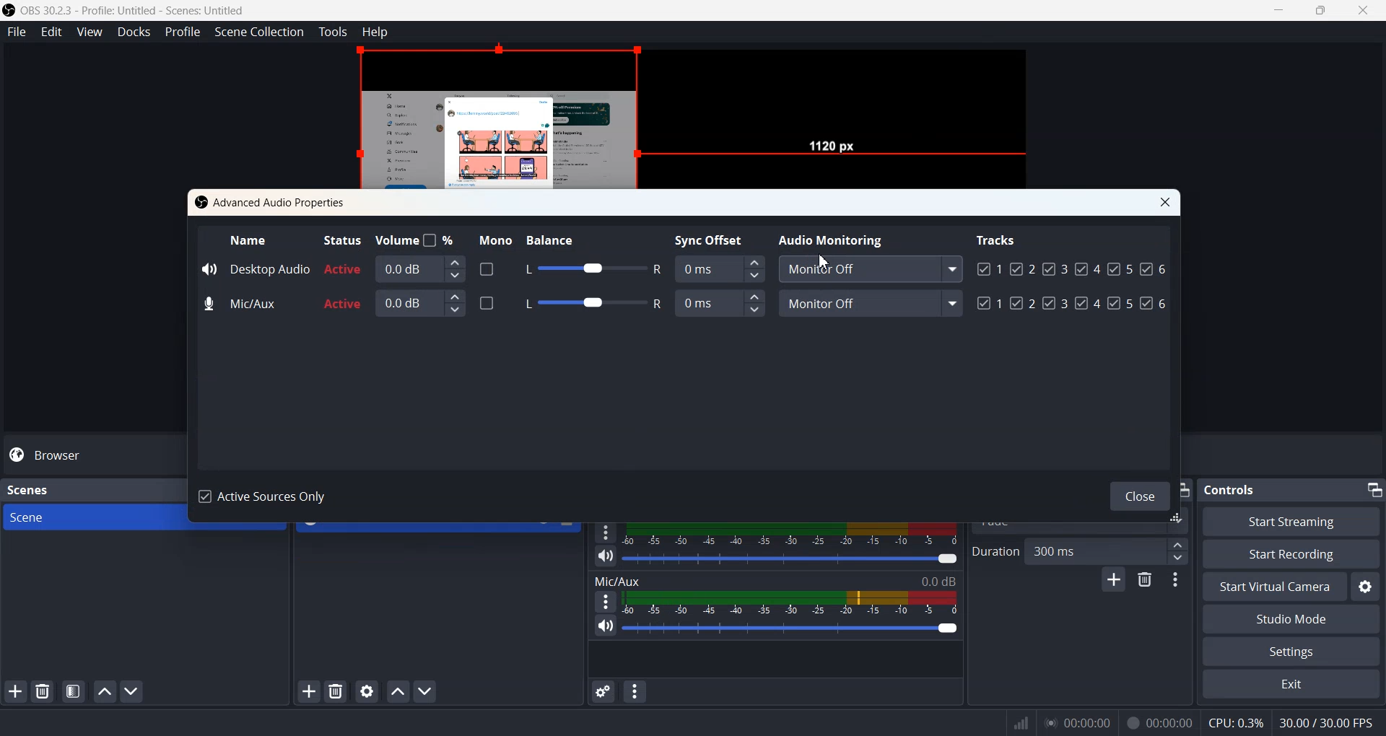 Image resolution: width=1386 pixels, height=736 pixels. Describe the element at coordinates (1291, 620) in the screenshot. I see `Studio Mode` at that location.